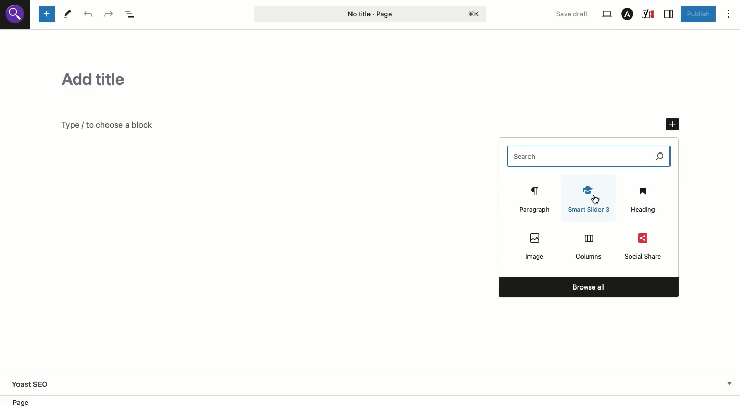 Image resolution: width=740 pixels, height=408 pixels. Describe the element at coordinates (16, 18) in the screenshot. I see `search` at that location.